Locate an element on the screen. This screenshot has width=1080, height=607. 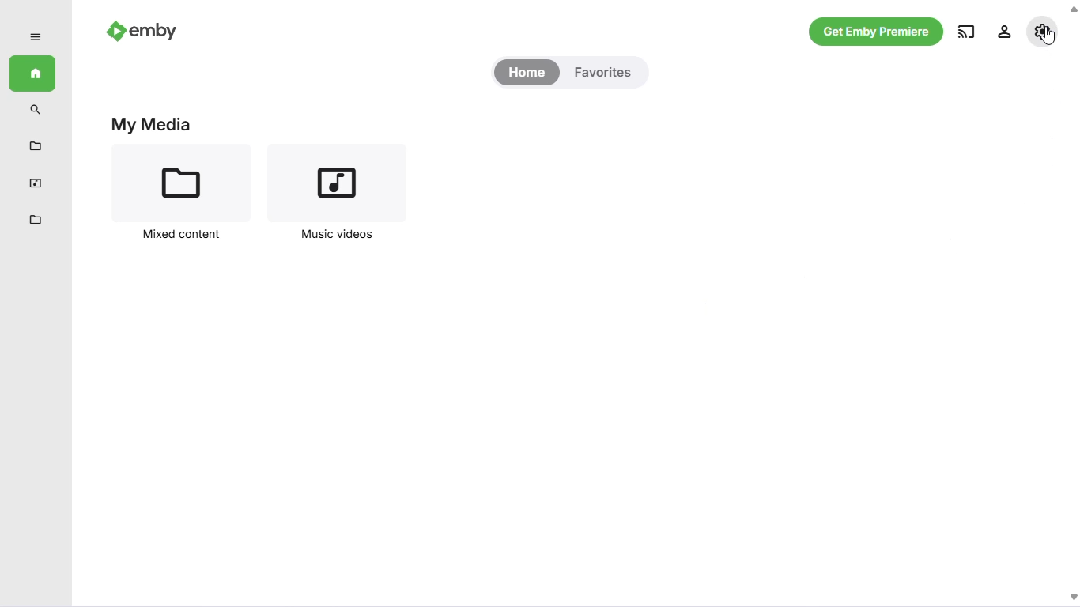
emby is located at coordinates (143, 30).